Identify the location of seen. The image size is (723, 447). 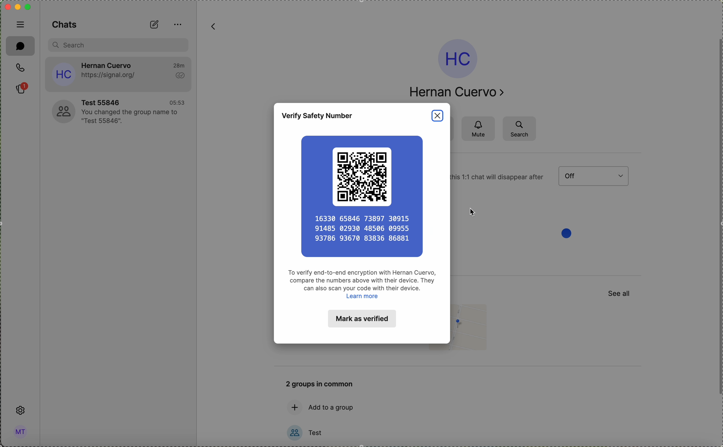
(180, 75).